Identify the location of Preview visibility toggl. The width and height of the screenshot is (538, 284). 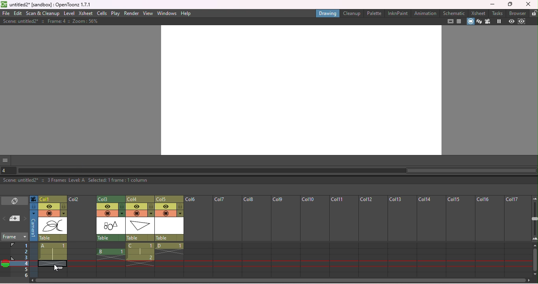
(108, 206).